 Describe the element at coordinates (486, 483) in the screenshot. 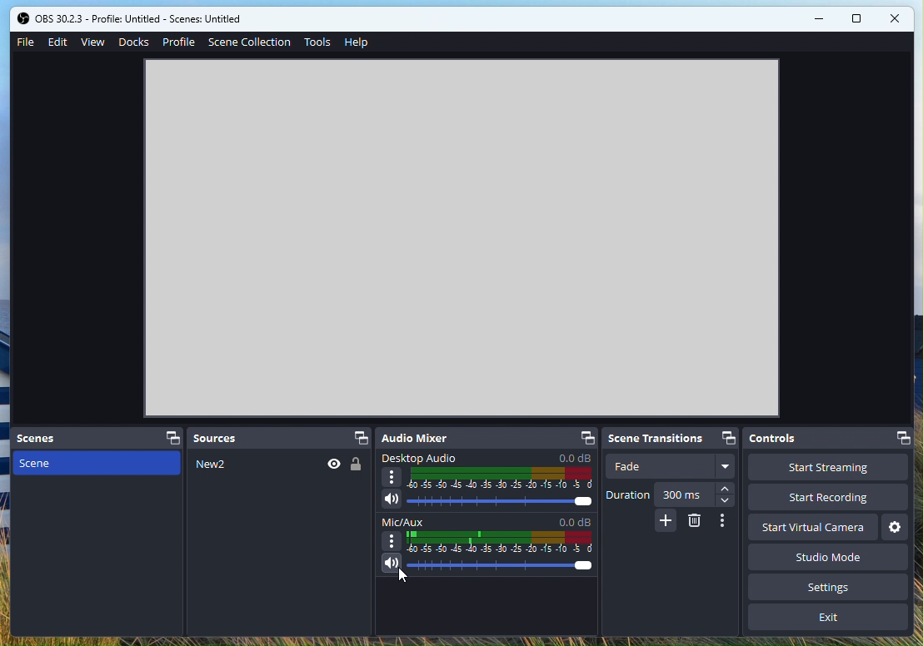

I see `Desktop Audio settings` at that location.